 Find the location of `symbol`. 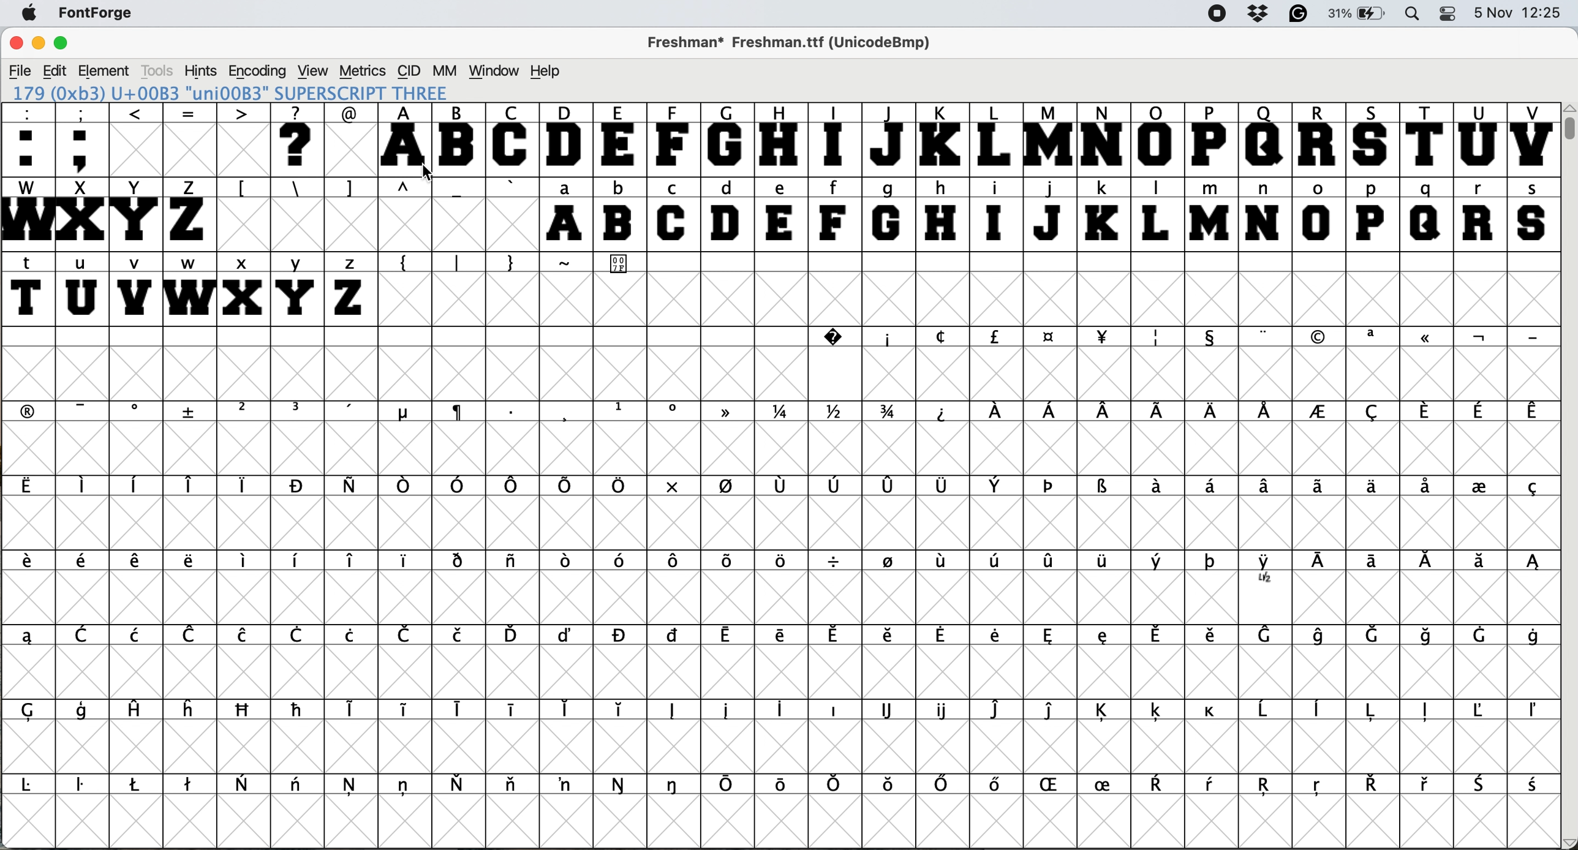

symbol is located at coordinates (677, 413).